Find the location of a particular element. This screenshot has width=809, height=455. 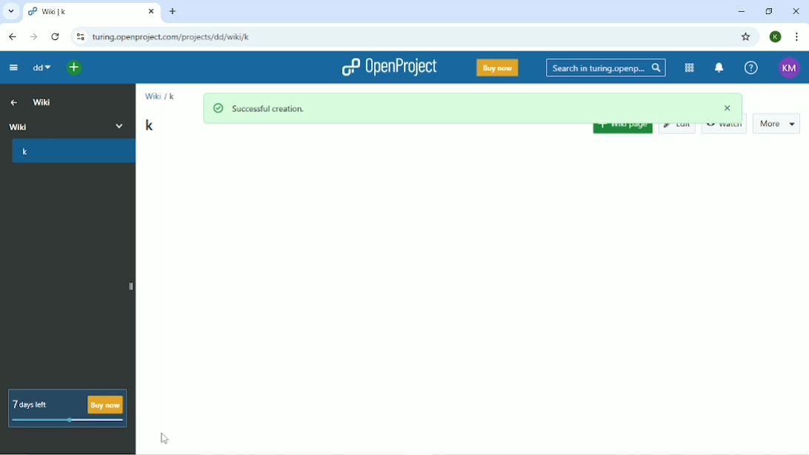

Buy now is located at coordinates (499, 68).